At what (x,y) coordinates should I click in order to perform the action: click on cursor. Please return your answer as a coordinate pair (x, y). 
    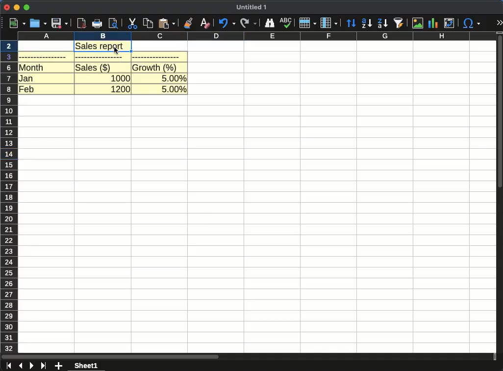
    Looking at the image, I should click on (117, 51).